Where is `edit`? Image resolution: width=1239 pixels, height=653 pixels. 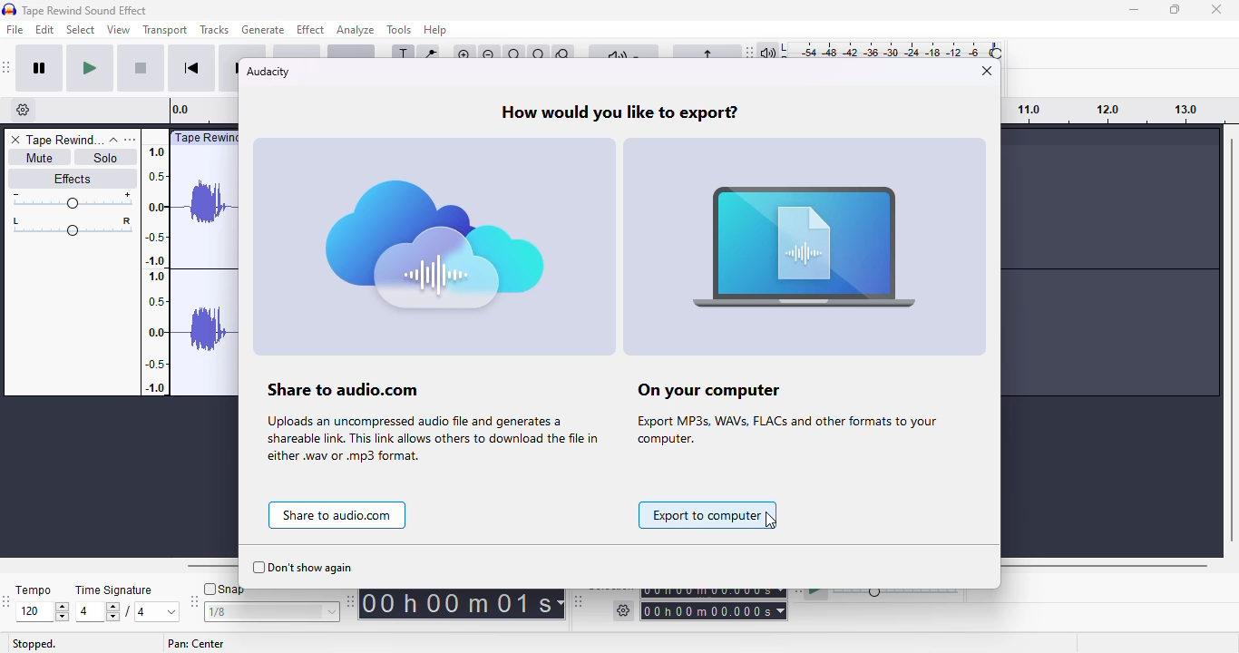
edit is located at coordinates (45, 29).